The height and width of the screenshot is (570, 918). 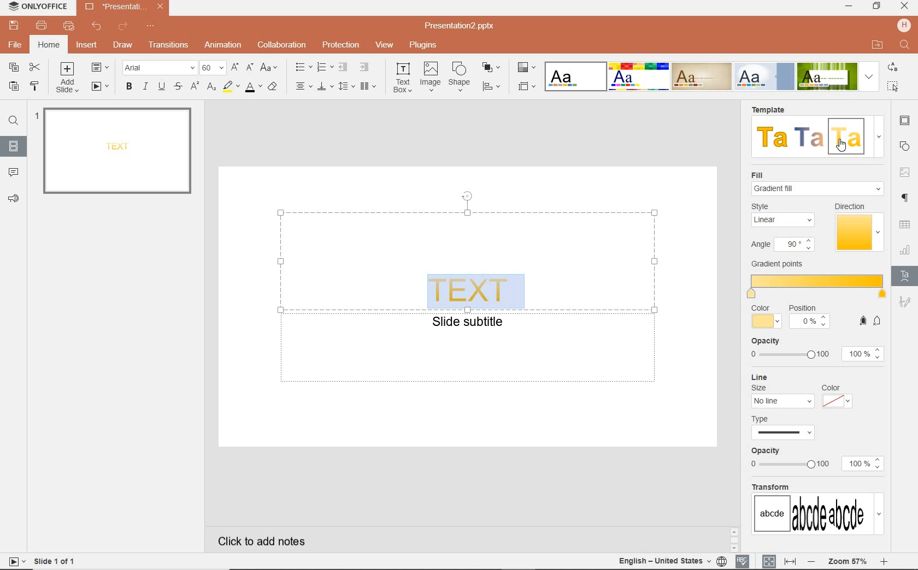 What do you see at coordinates (324, 68) in the screenshot?
I see `NUMBERING` at bounding box center [324, 68].